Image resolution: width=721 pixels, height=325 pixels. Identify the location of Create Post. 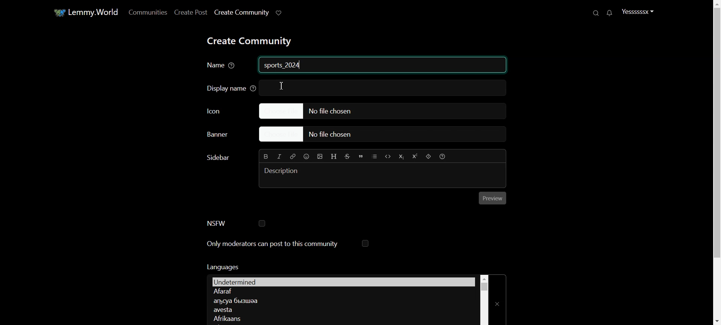
(190, 12).